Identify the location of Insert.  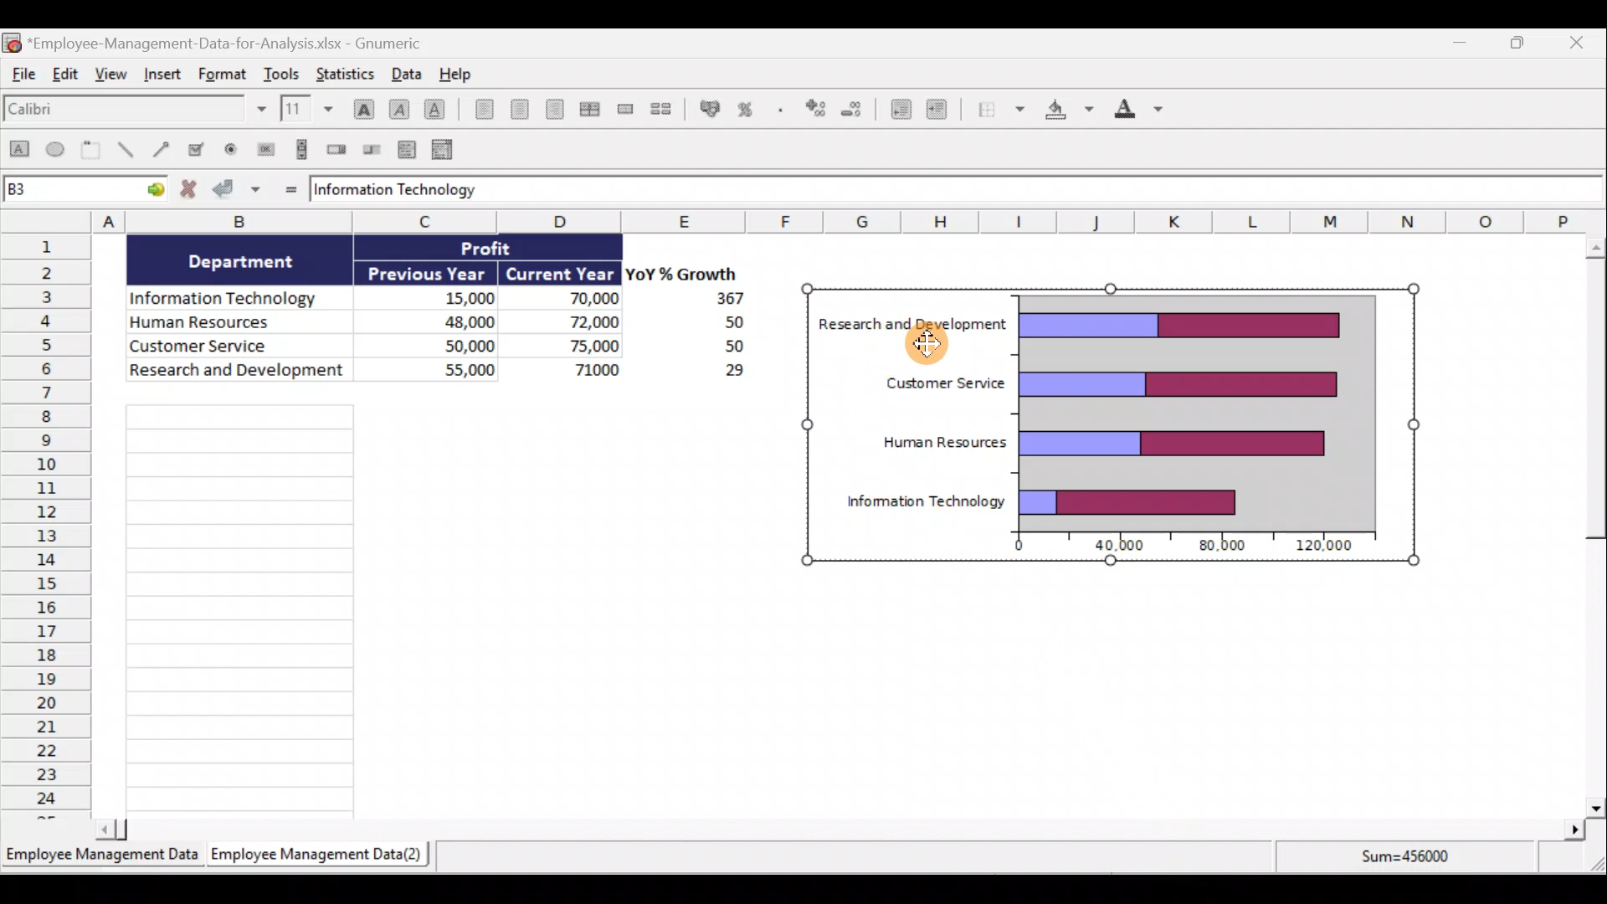
(164, 80).